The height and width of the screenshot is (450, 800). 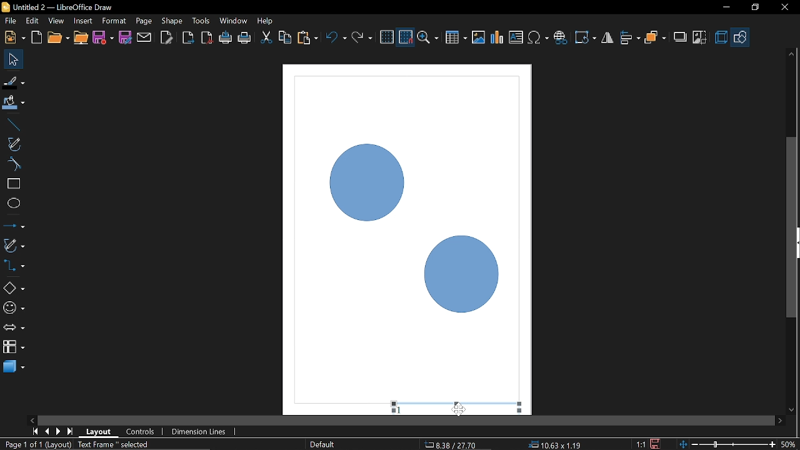 What do you see at coordinates (459, 411) in the screenshot?
I see `Cursor` at bounding box center [459, 411].